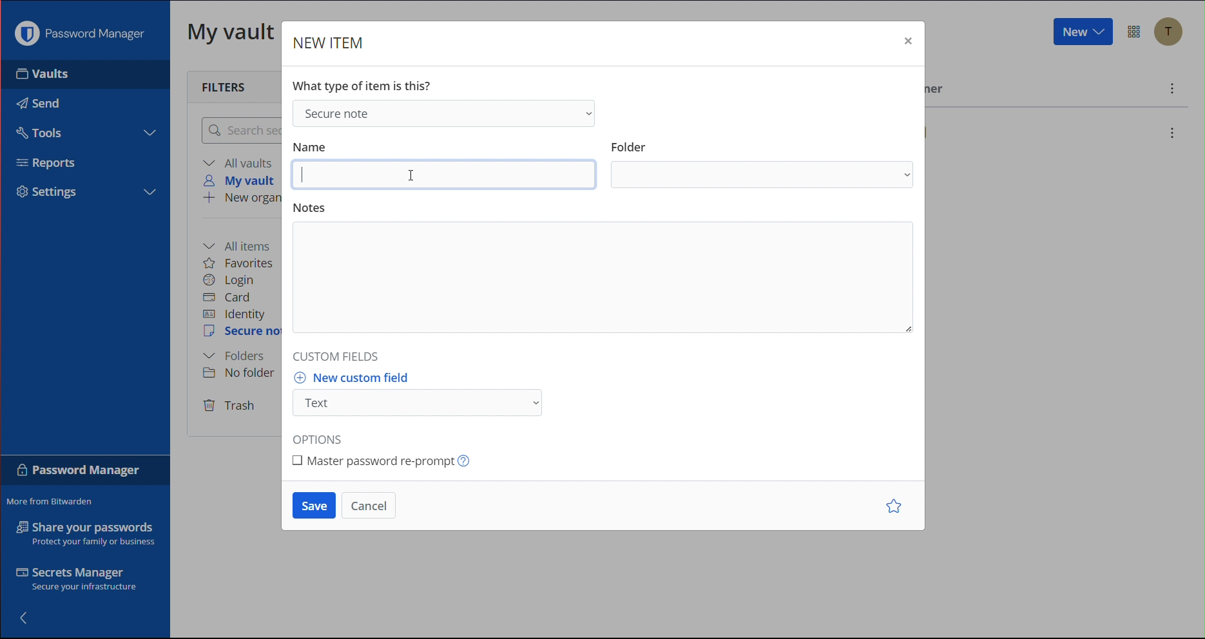 The image size is (1205, 639). Describe the element at coordinates (243, 372) in the screenshot. I see `No folder` at that location.